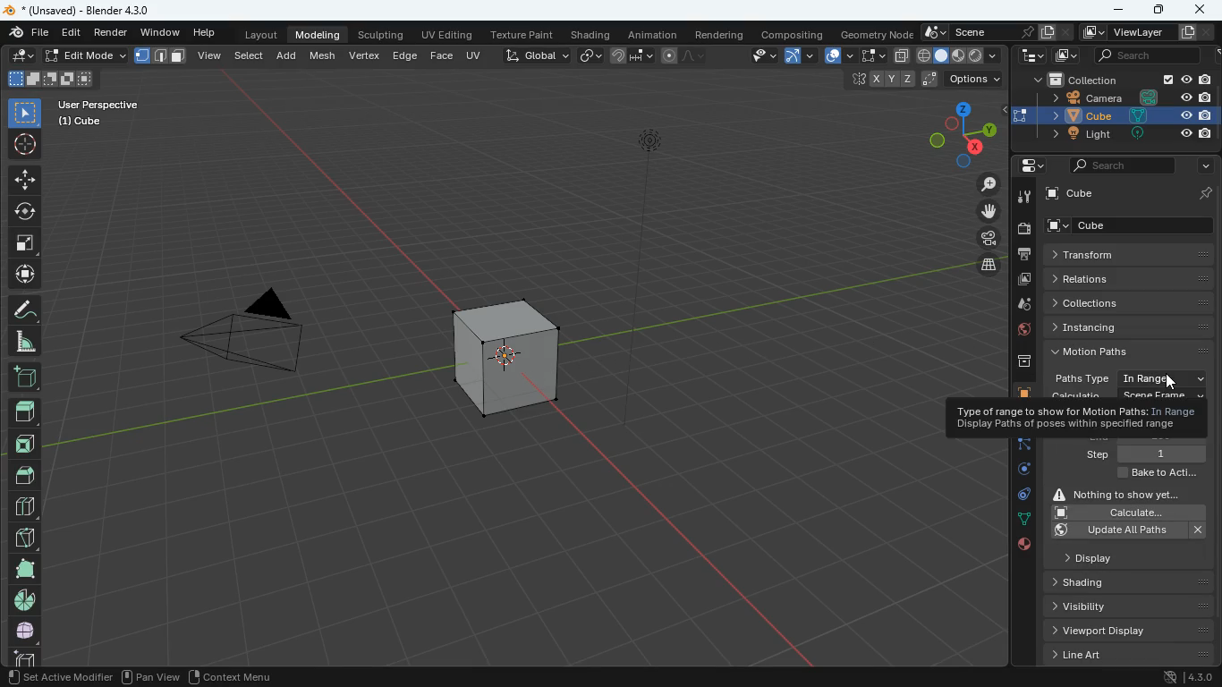 The width and height of the screenshot is (1222, 687). What do you see at coordinates (250, 54) in the screenshot?
I see `select` at bounding box center [250, 54].